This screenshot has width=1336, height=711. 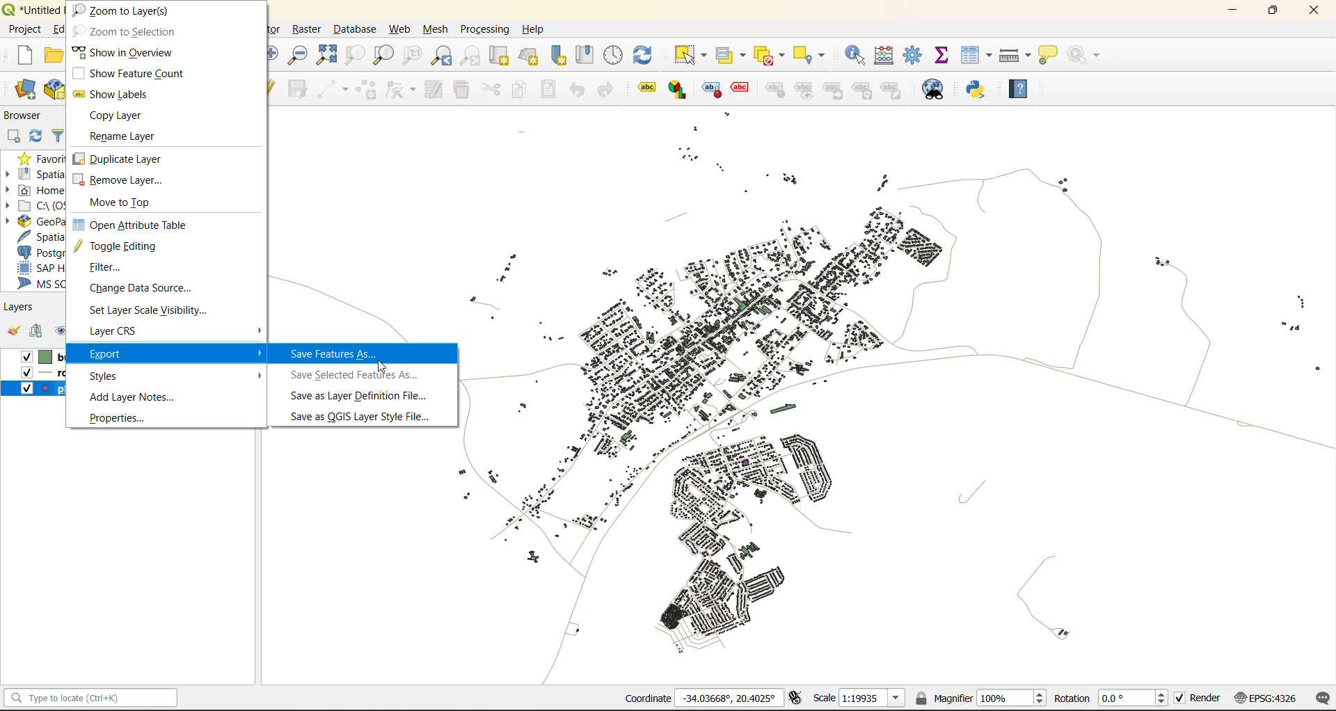 What do you see at coordinates (174, 375) in the screenshot?
I see `styles` at bounding box center [174, 375].